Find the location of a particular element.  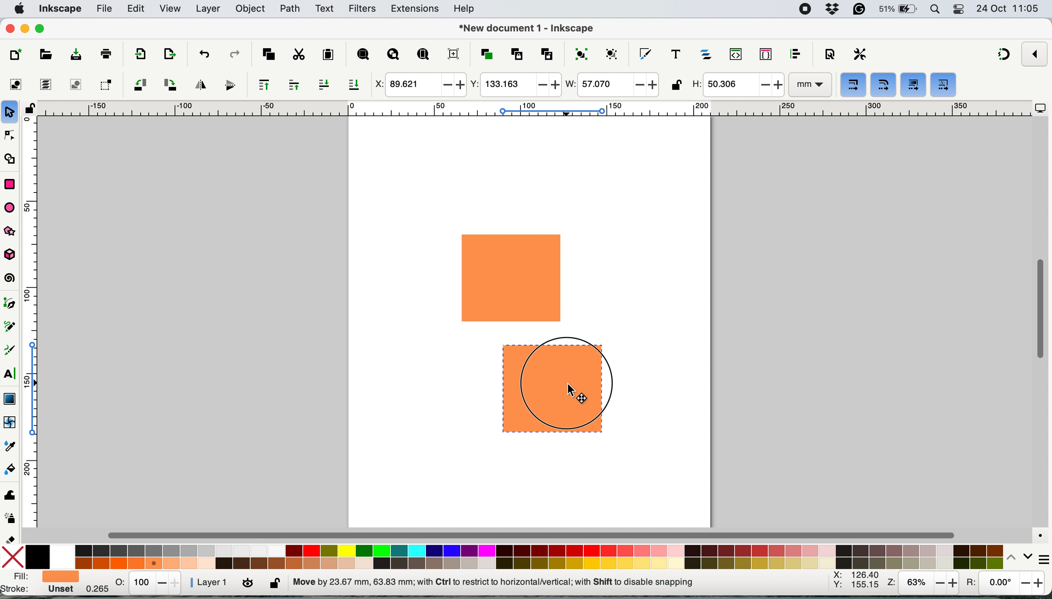

no fill is located at coordinates (15, 556).